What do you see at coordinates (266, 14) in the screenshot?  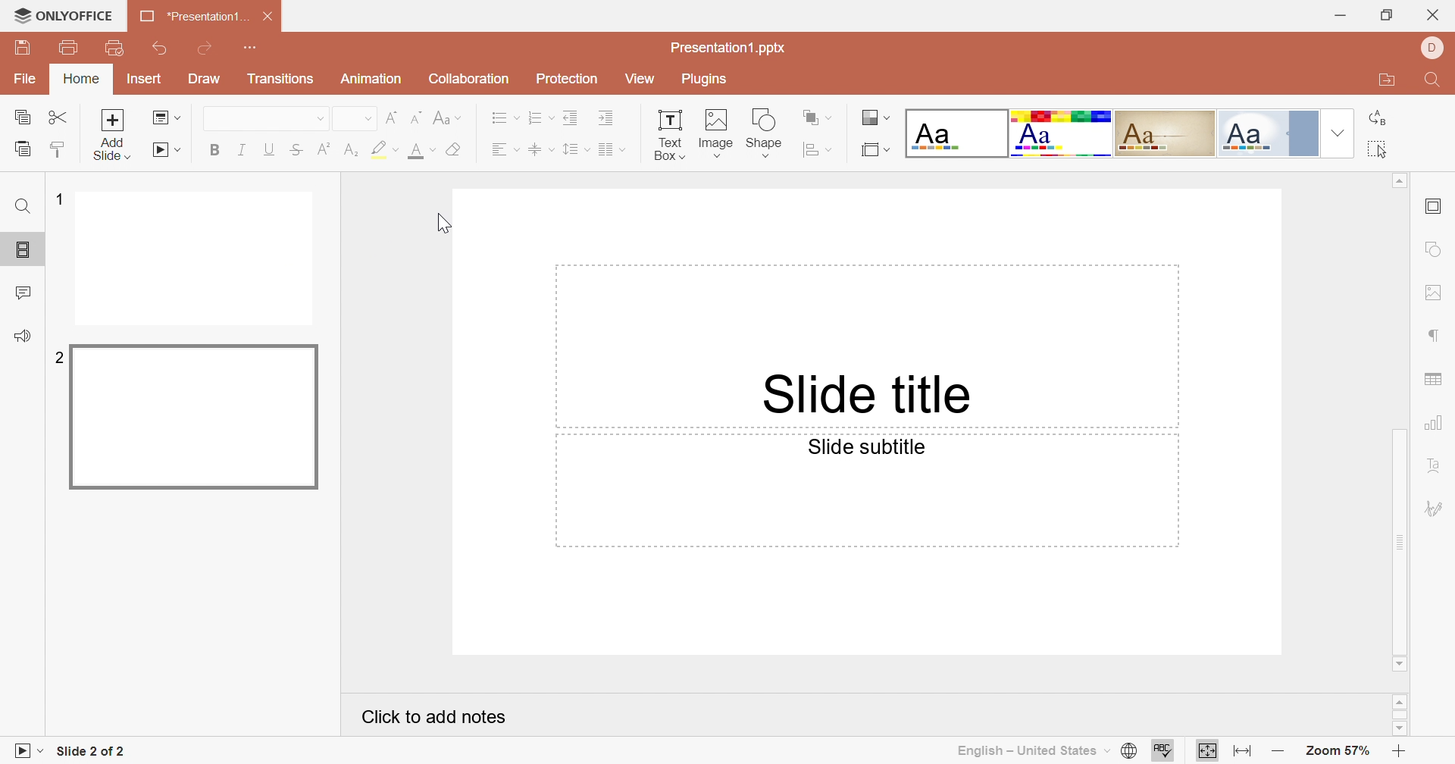 I see `Close` at bounding box center [266, 14].